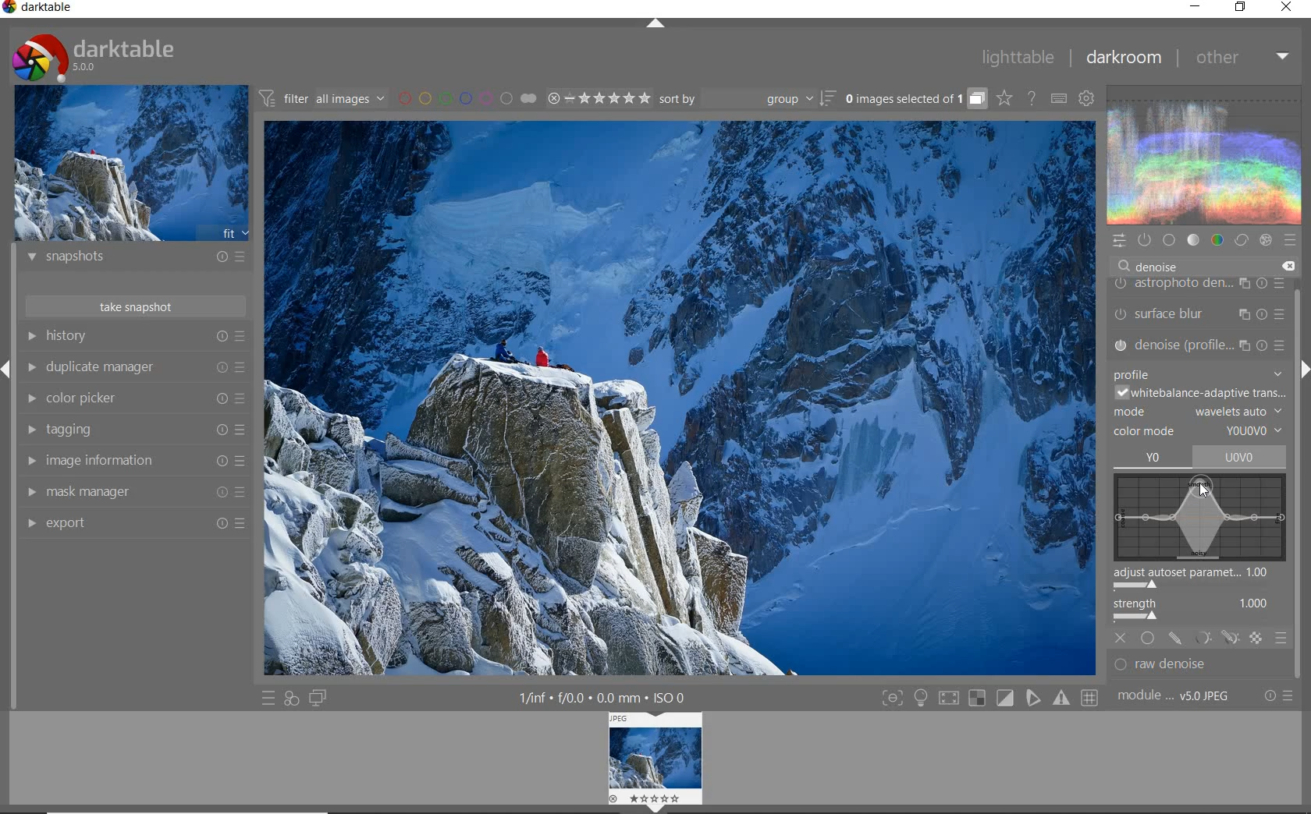  I want to click on base, so click(1169, 239).